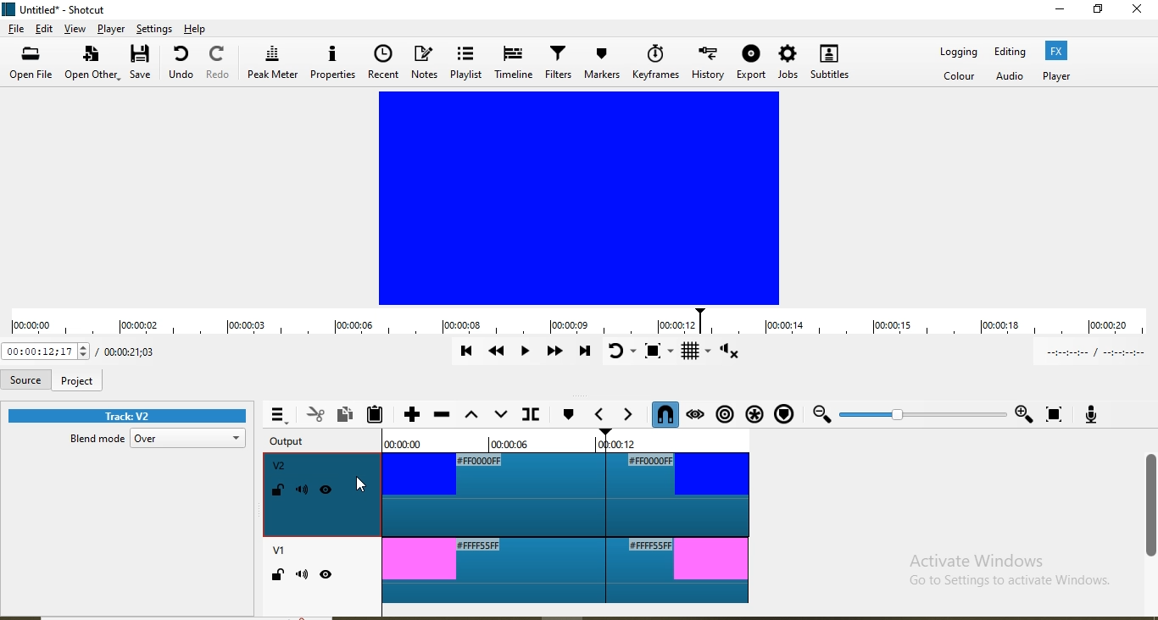  What do you see at coordinates (698, 353) in the screenshot?
I see `Toggle grid display ` at bounding box center [698, 353].